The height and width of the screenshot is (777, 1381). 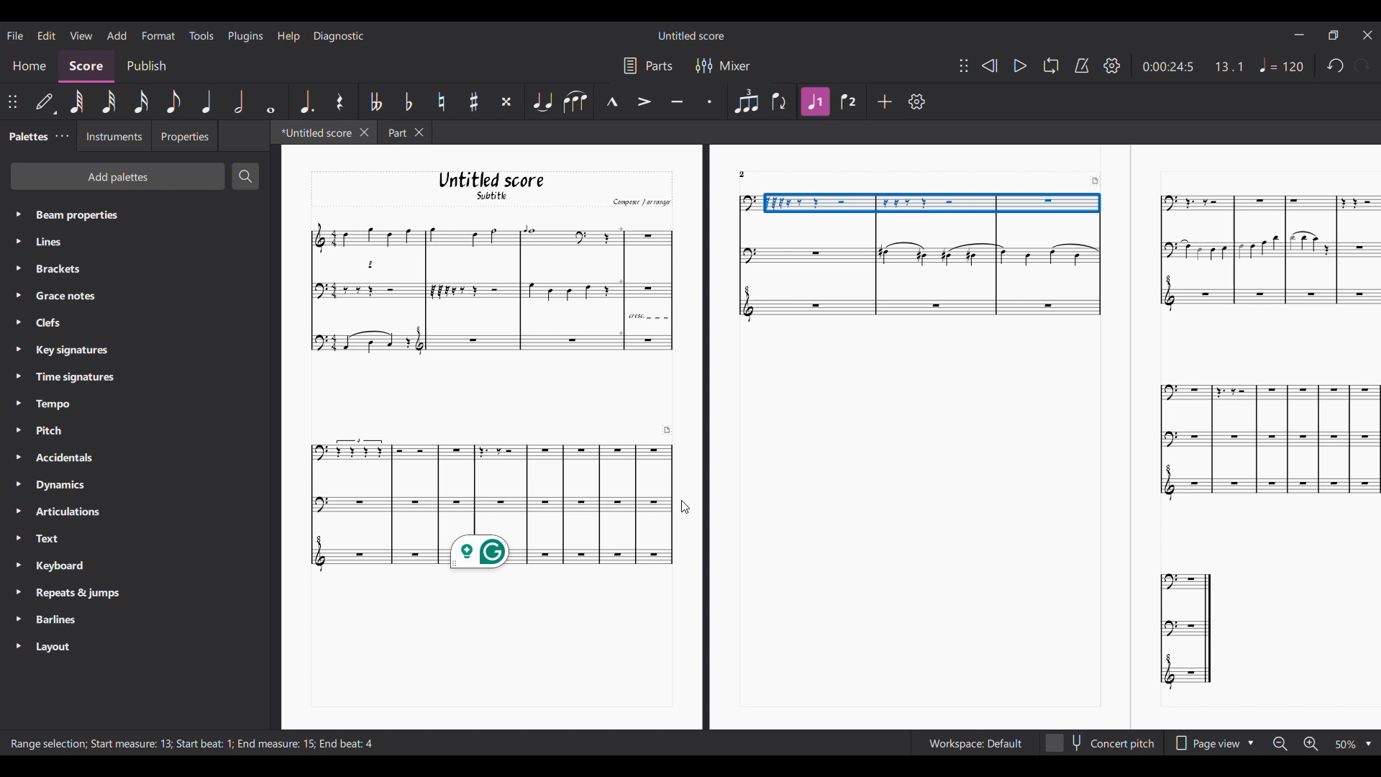 What do you see at coordinates (306, 101) in the screenshot?
I see `Augmentation dot` at bounding box center [306, 101].